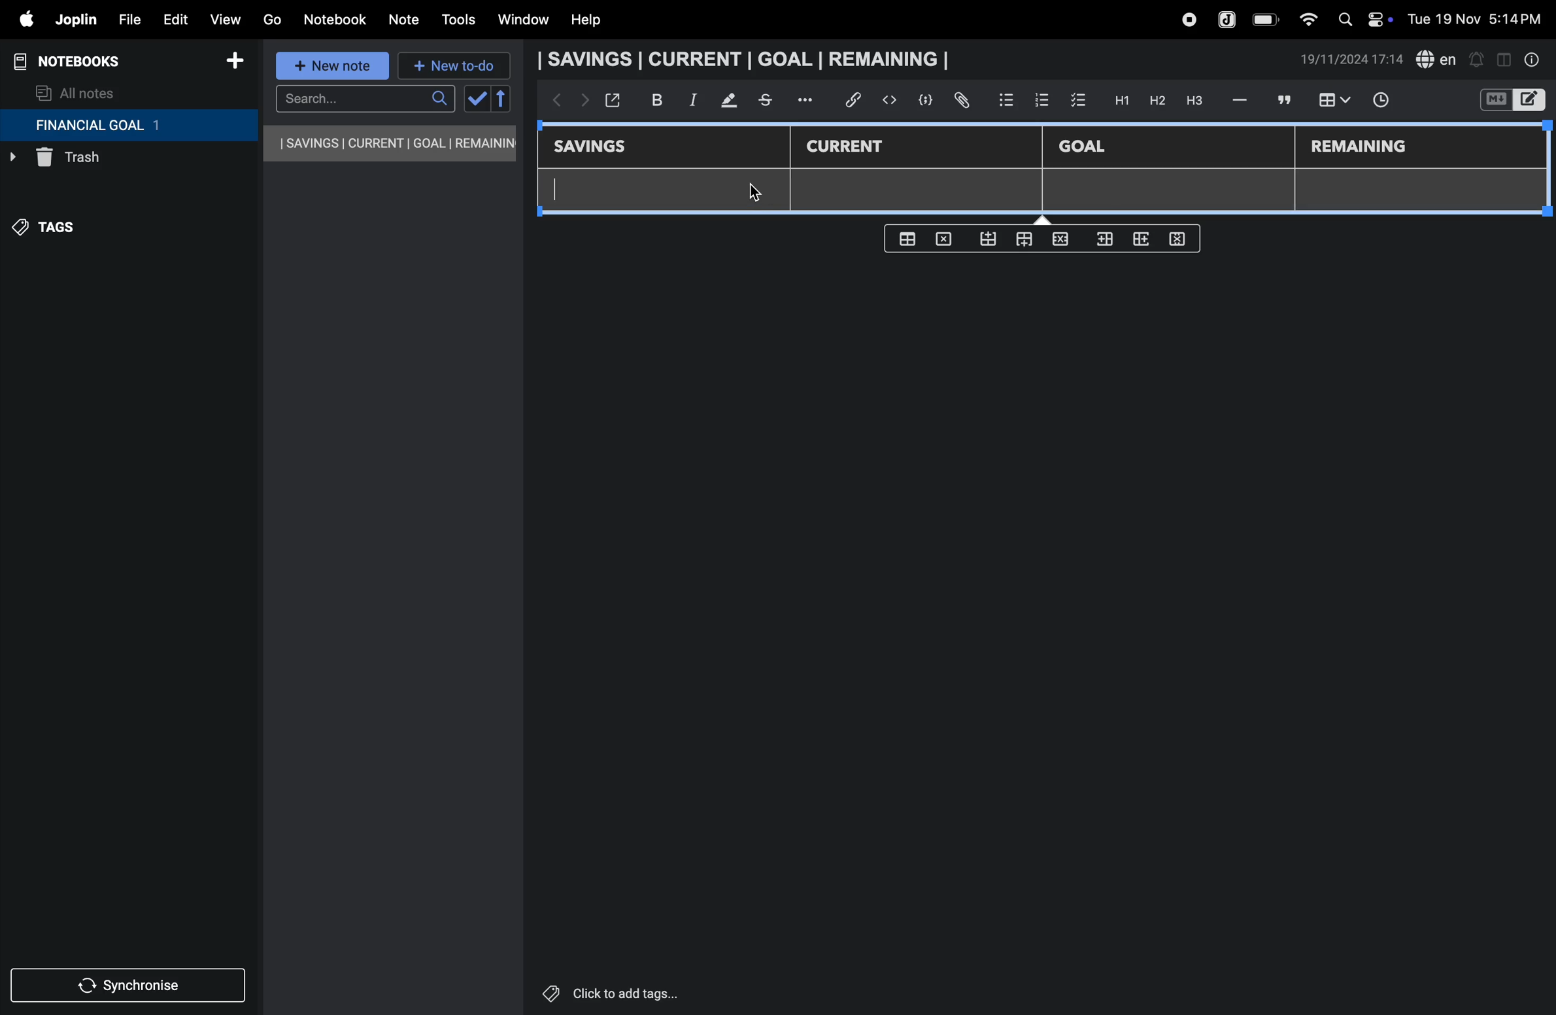 This screenshot has width=1556, height=1015. I want to click on current, so click(854, 147).